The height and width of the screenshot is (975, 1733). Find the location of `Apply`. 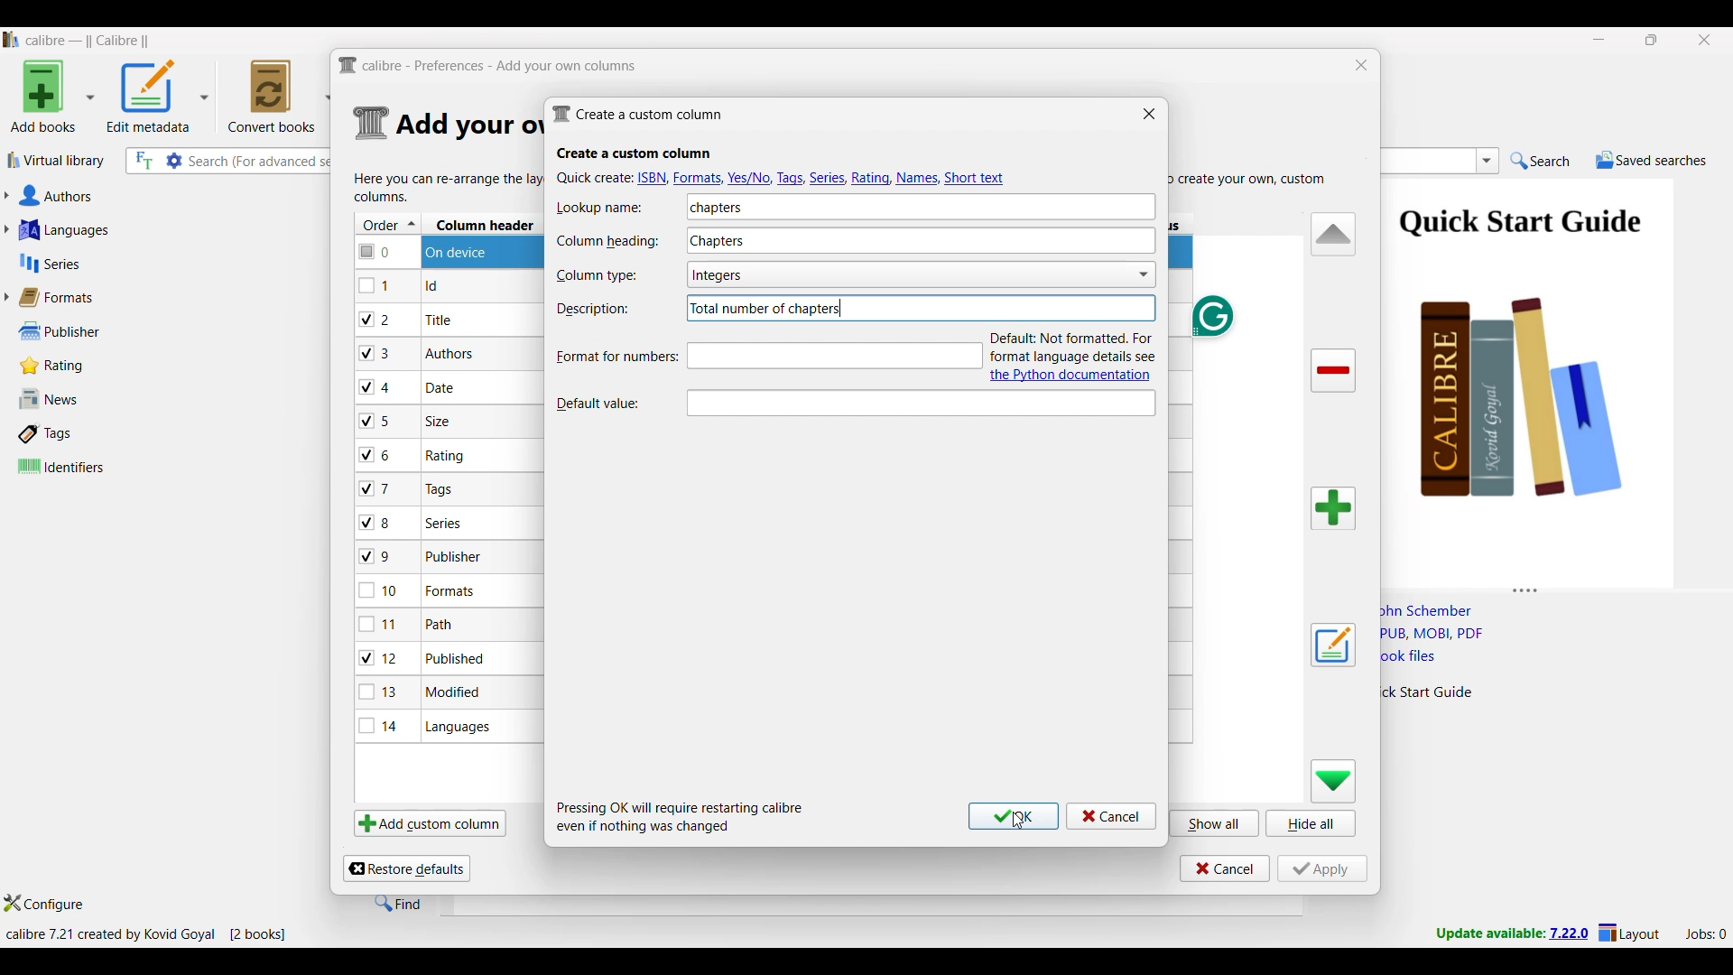

Apply is located at coordinates (1322, 868).